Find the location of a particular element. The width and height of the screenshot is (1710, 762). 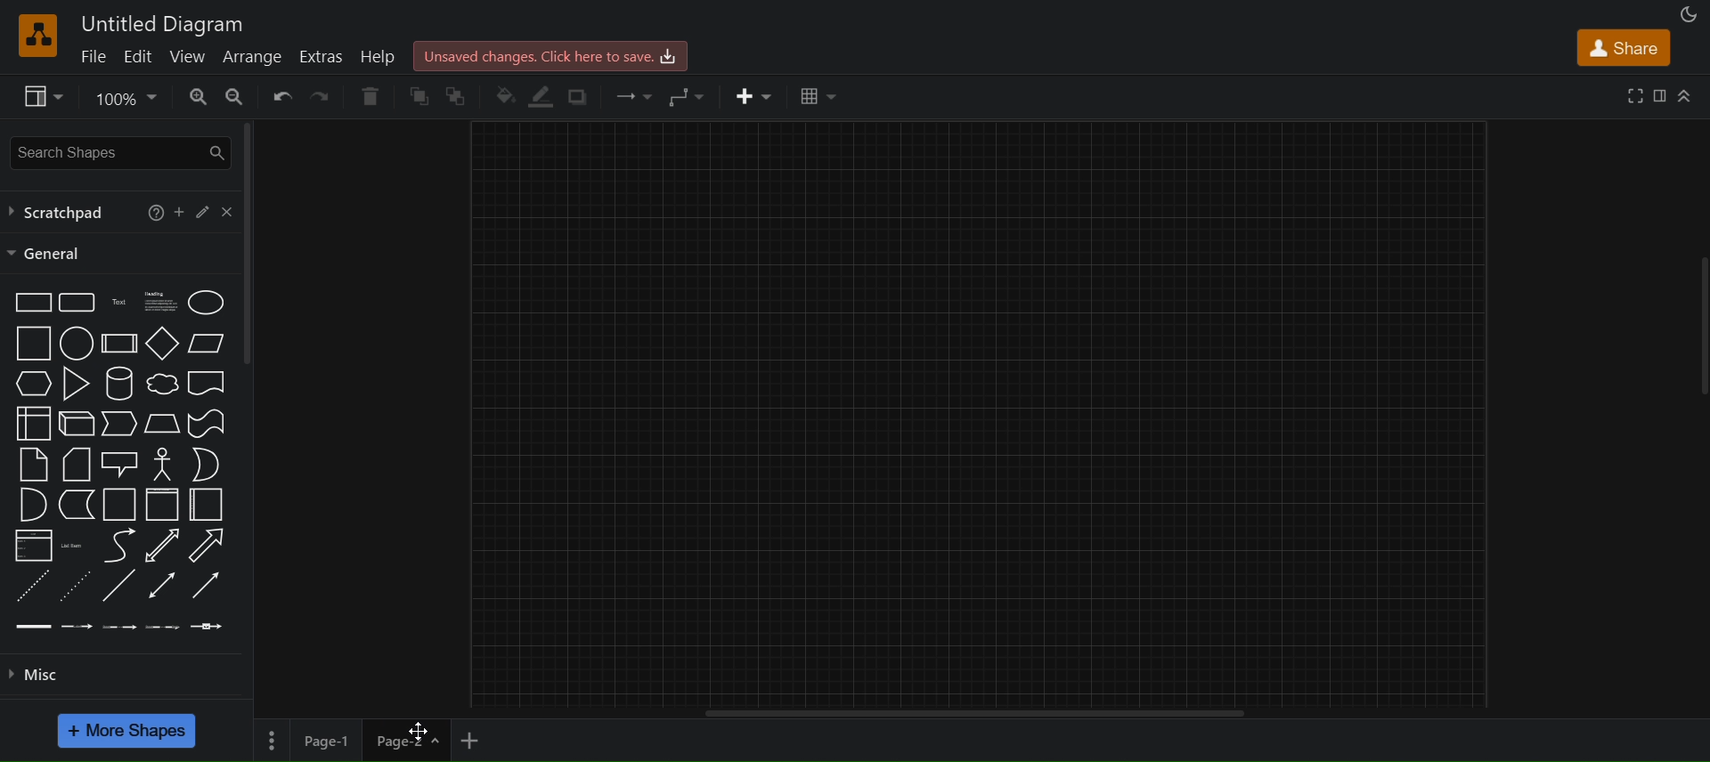

rectsngle is located at coordinates (31, 303).